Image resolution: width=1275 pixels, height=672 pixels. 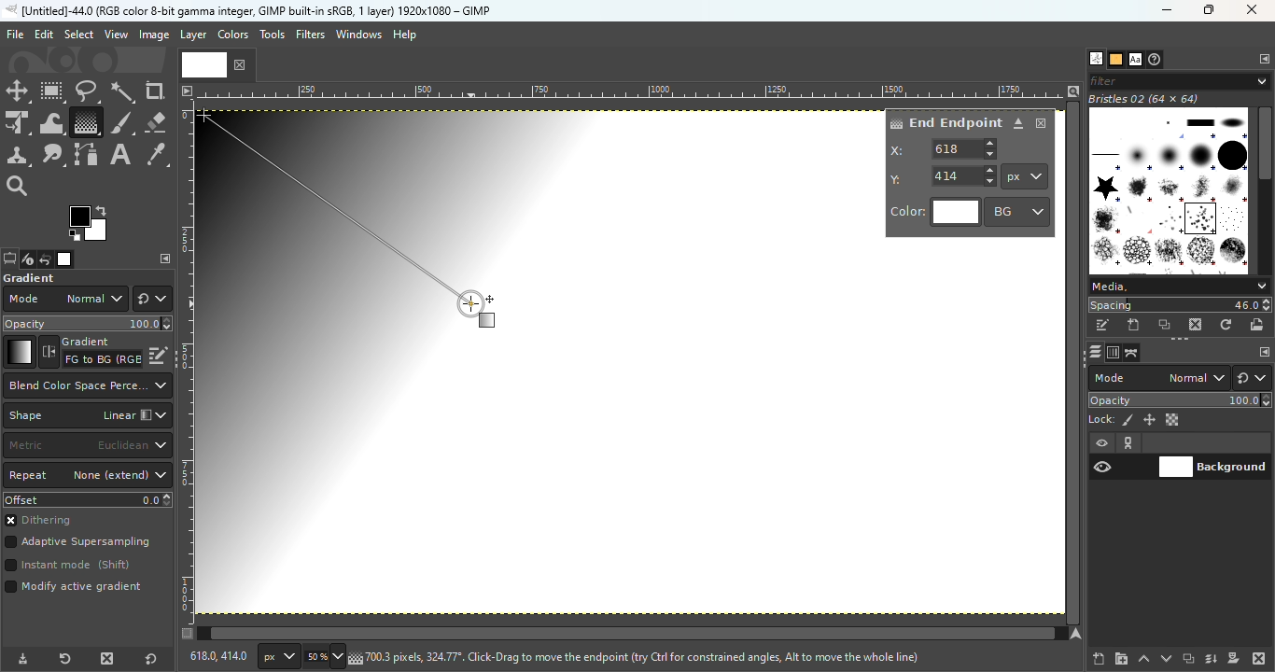 What do you see at coordinates (86, 91) in the screenshot?
I see `Free select tool` at bounding box center [86, 91].